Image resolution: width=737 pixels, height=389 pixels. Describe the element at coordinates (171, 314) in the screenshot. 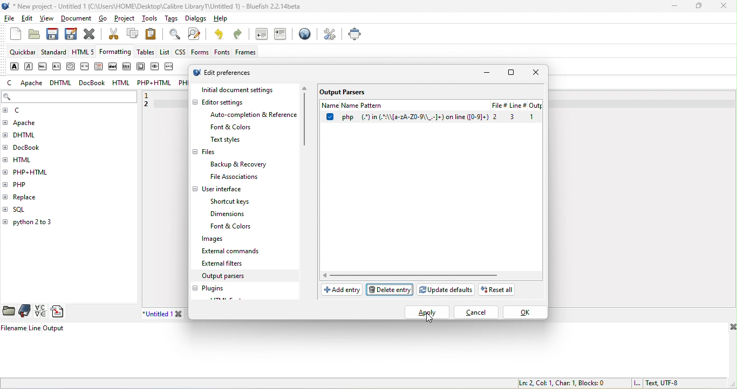

I see `untitled` at that location.